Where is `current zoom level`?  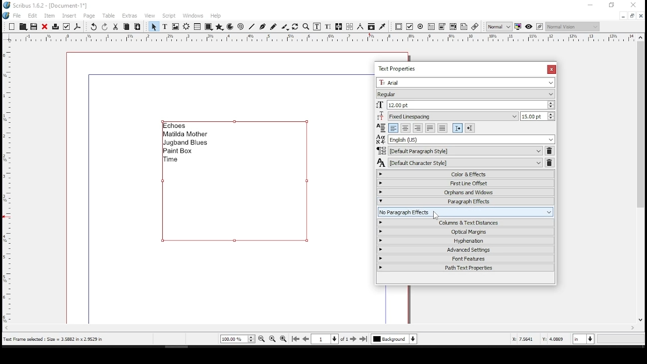
current zoom level is located at coordinates (238, 339).